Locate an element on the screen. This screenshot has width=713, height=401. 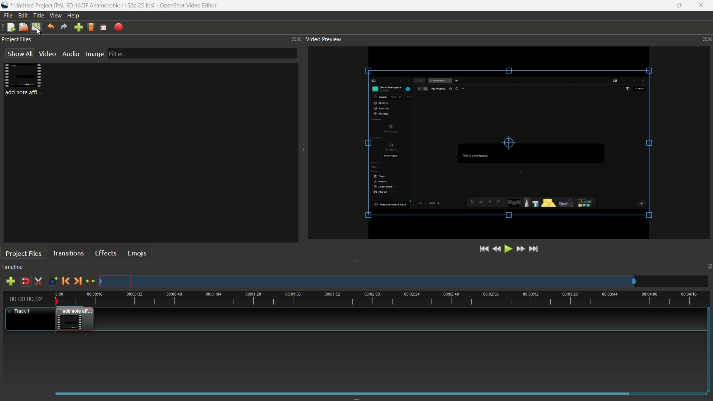
effects is located at coordinates (105, 253).